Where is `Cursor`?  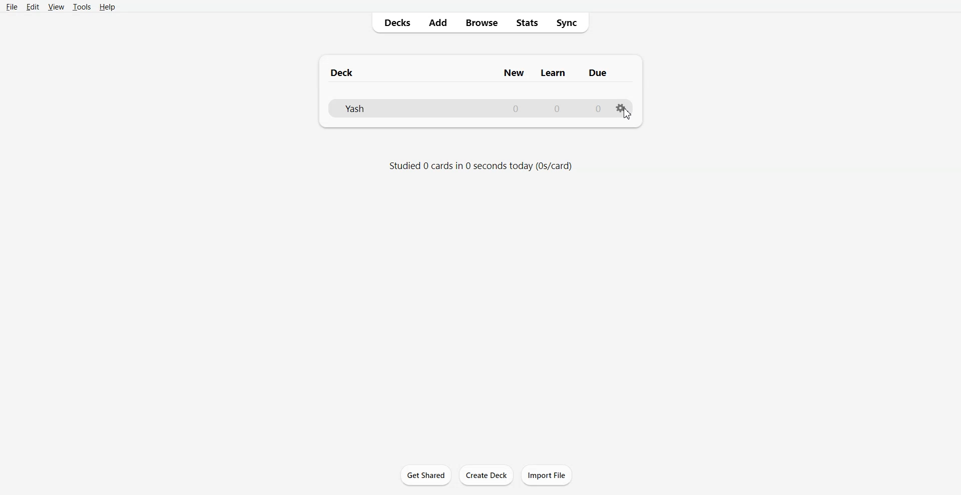
Cursor is located at coordinates (628, 113).